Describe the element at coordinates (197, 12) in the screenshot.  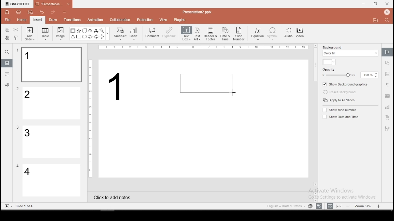
I see `` at that location.